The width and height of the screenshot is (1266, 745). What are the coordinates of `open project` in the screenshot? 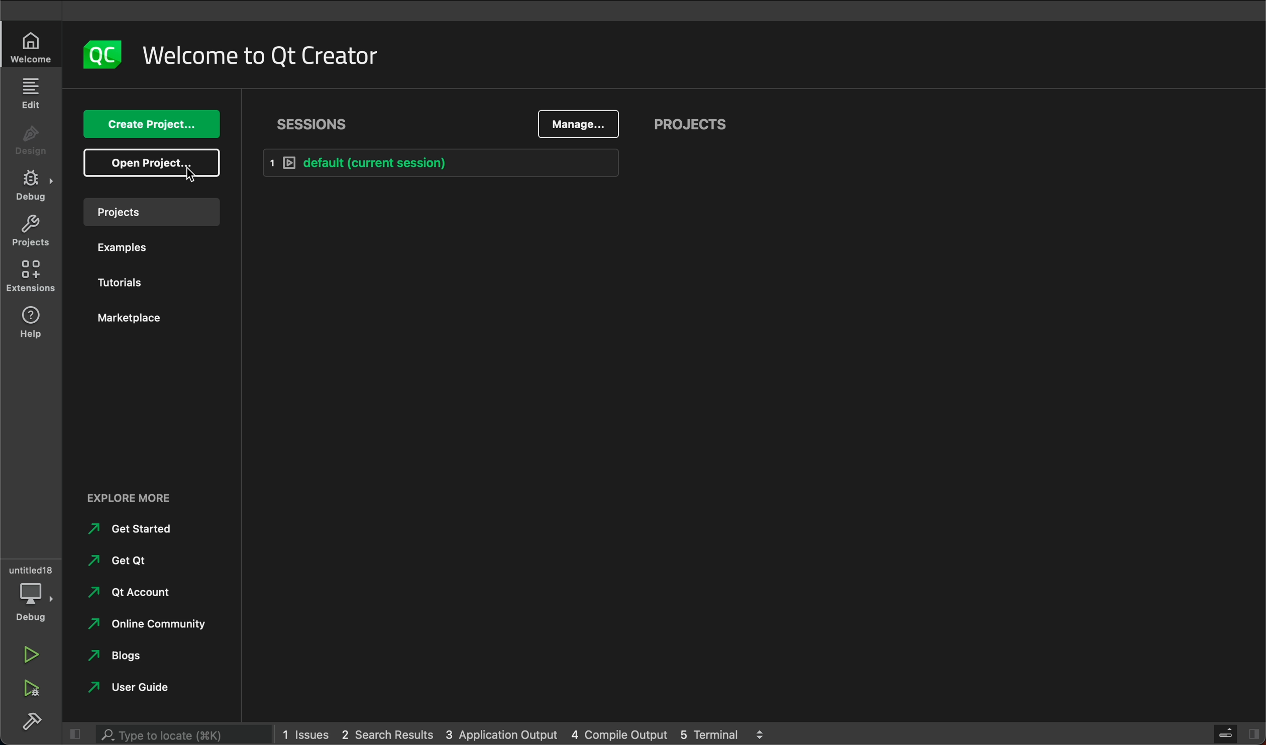 It's located at (144, 164).